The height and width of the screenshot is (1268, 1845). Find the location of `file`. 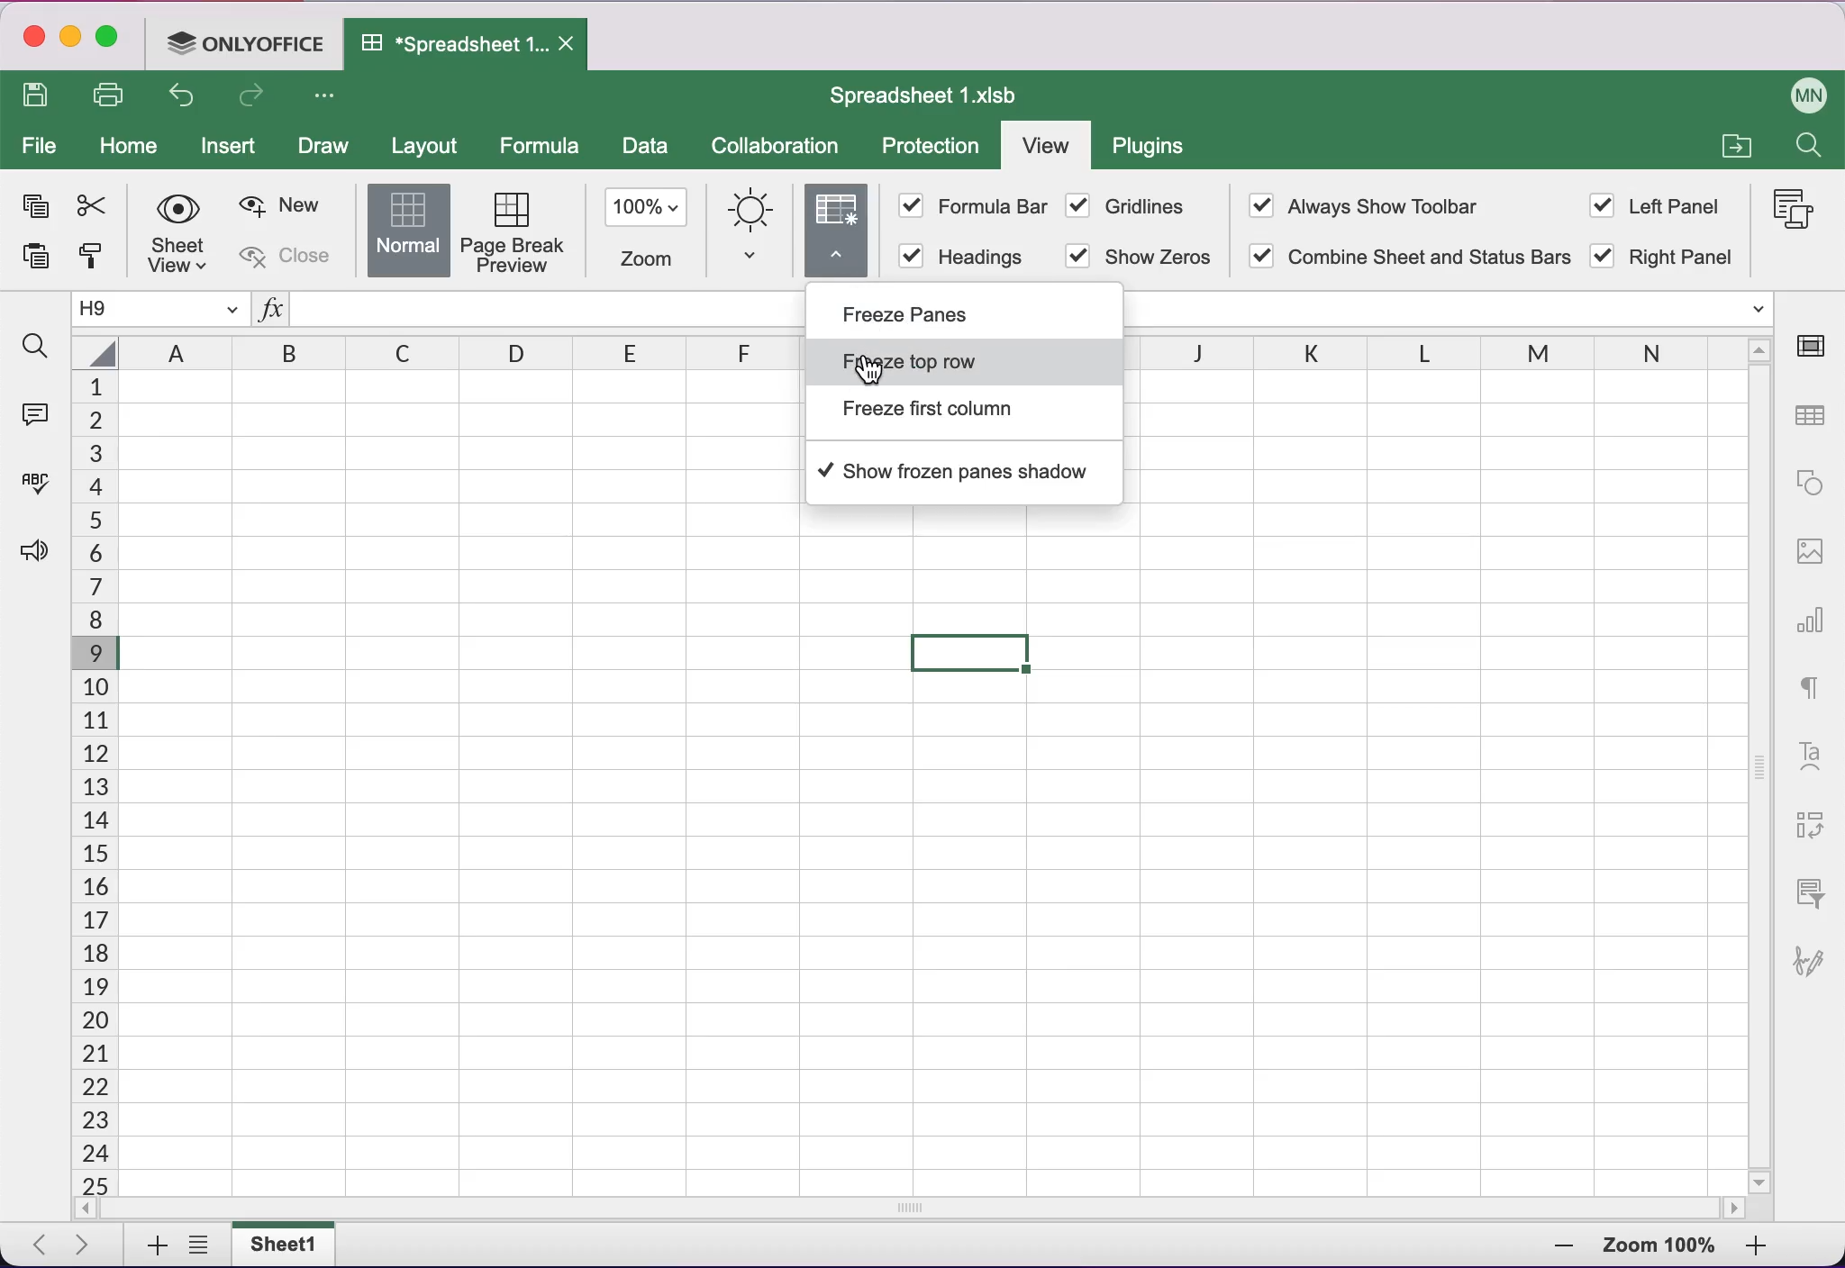

file is located at coordinates (40, 144).